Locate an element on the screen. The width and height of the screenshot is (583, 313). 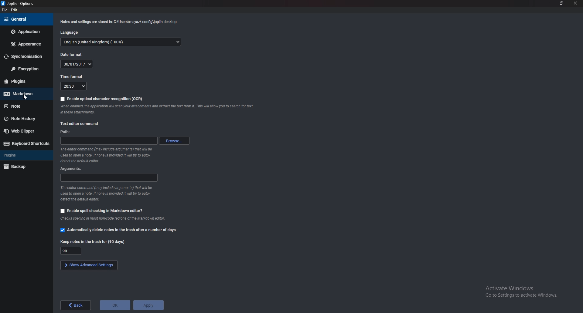
ok is located at coordinates (115, 305).